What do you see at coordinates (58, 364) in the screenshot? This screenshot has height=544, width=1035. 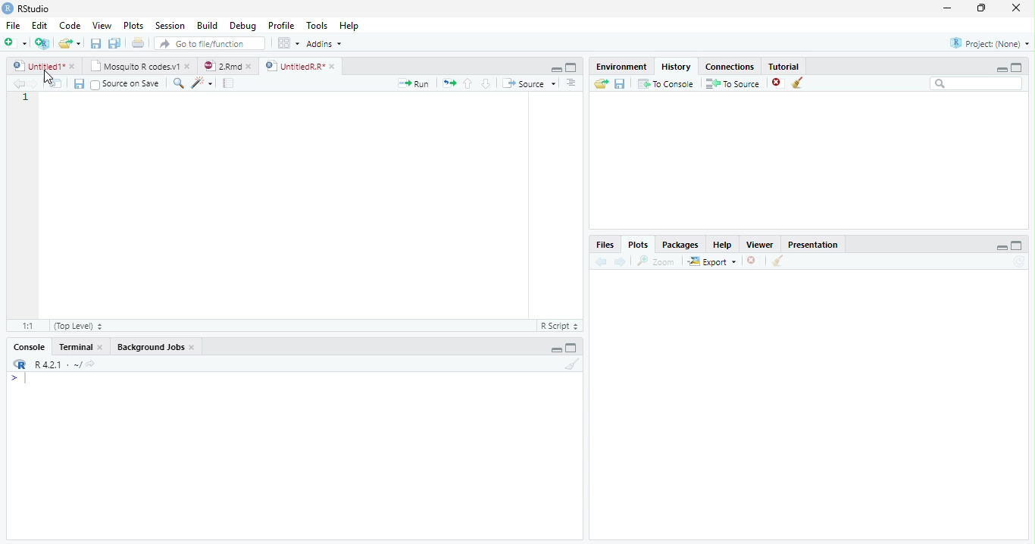 I see `R 4.2.1 . ~/` at bounding box center [58, 364].